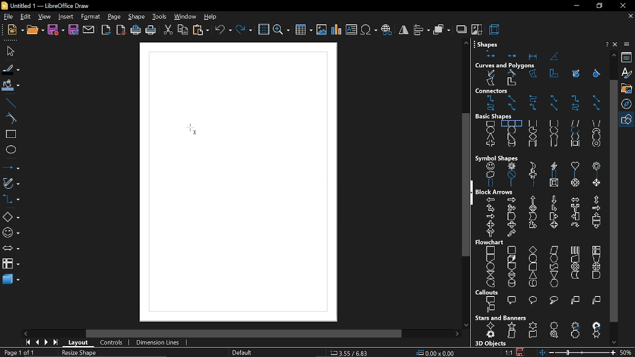 Image resolution: width=635 pixels, height=357 pixels. What do you see at coordinates (501, 318) in the screenshot?
I see `stars and banners` at bounding box center [501, 318].